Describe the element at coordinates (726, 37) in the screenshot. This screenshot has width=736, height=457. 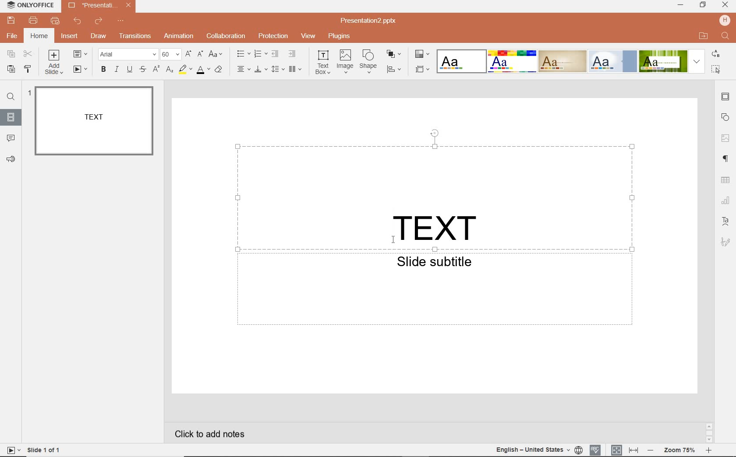
I see `find` at that location.